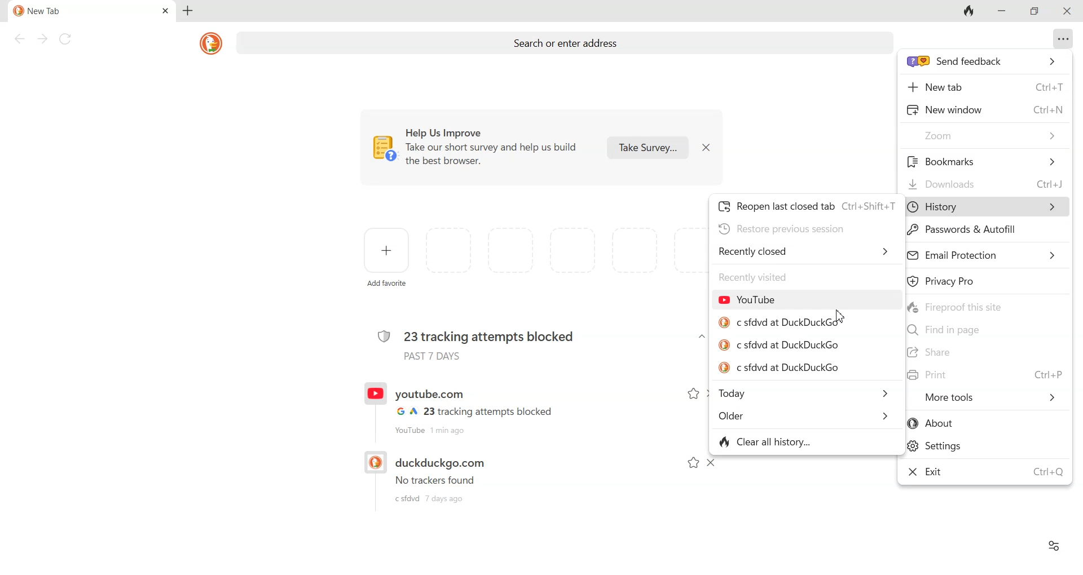 This screenshot has height=575, width=1083. Describe the element at coordinates (984, 184) in the screenshot. I see `Downloads` at that location.